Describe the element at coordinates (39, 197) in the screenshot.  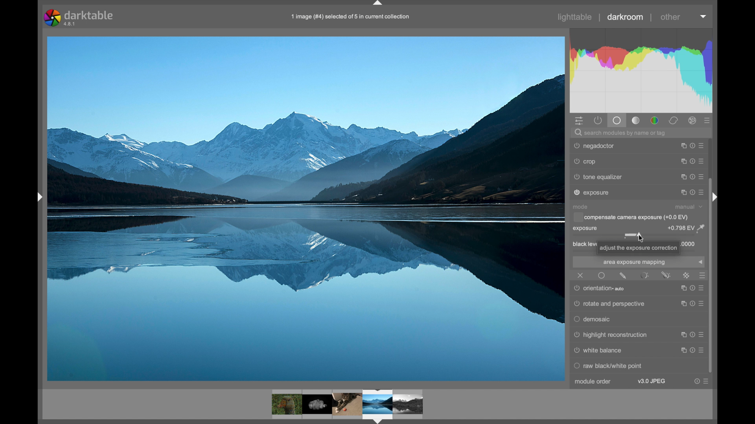
I see `drag handle` at that location.